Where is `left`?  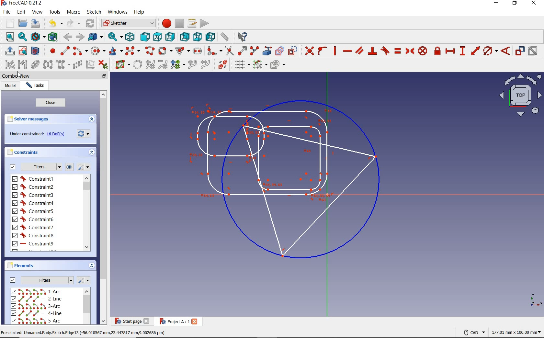
left is located at coordinates (210, 37).